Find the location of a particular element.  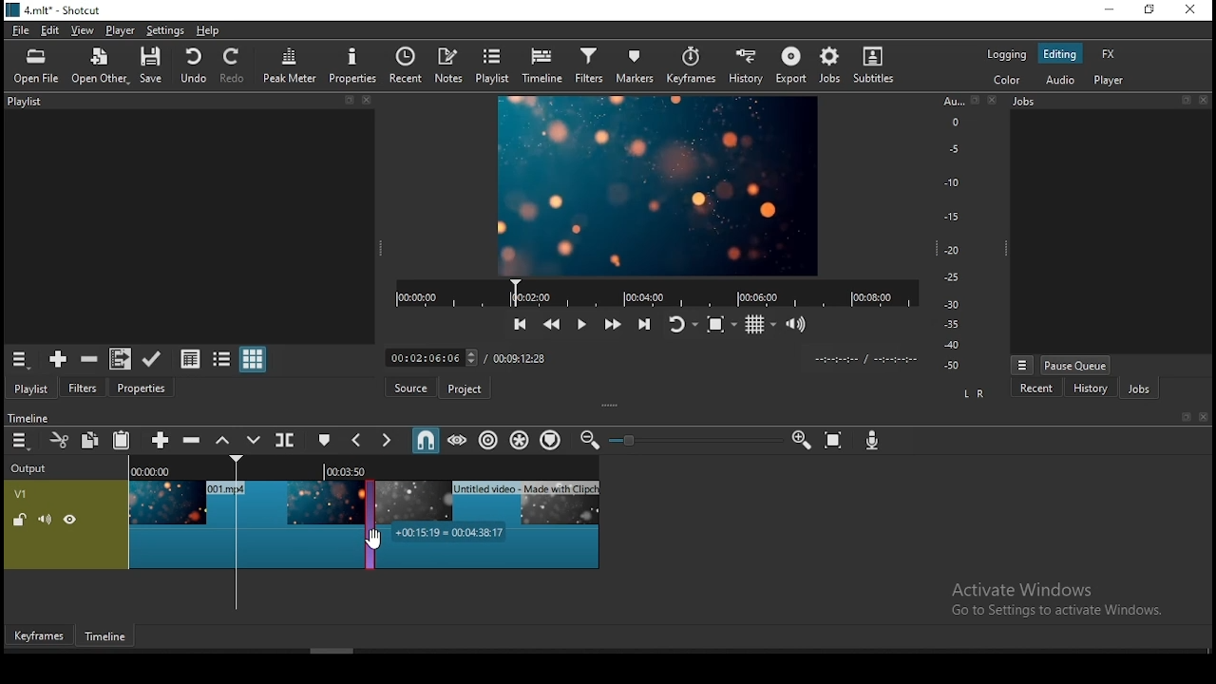

filters is located at coordinates (592, 66).